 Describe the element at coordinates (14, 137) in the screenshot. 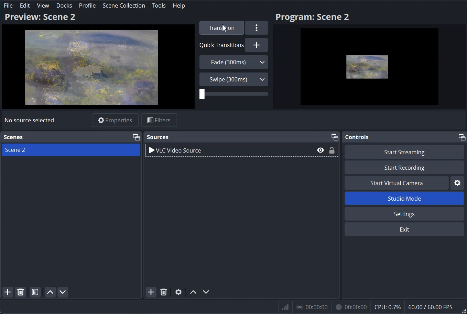

I see `Scene` at that location.